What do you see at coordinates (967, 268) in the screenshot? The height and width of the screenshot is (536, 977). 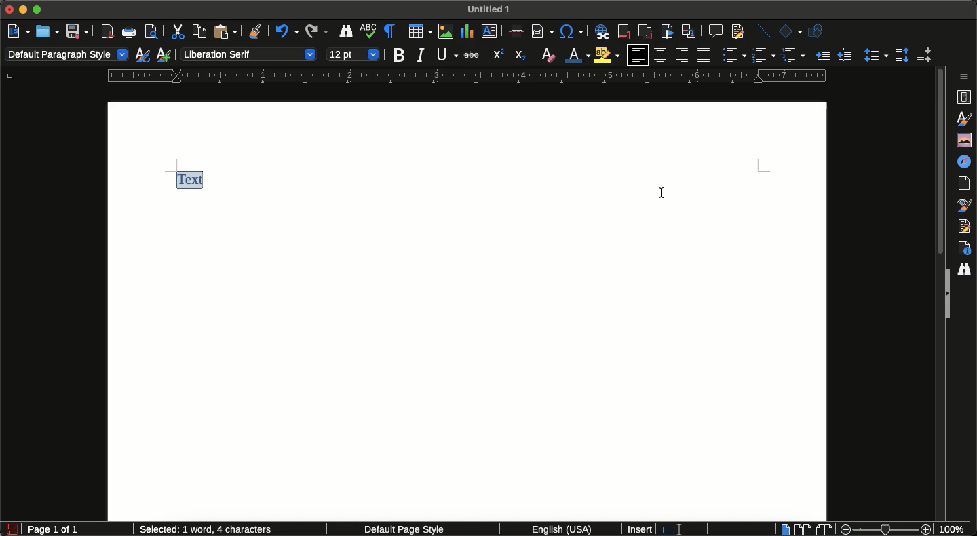 I see `Find` at bounding box center [967, 268].